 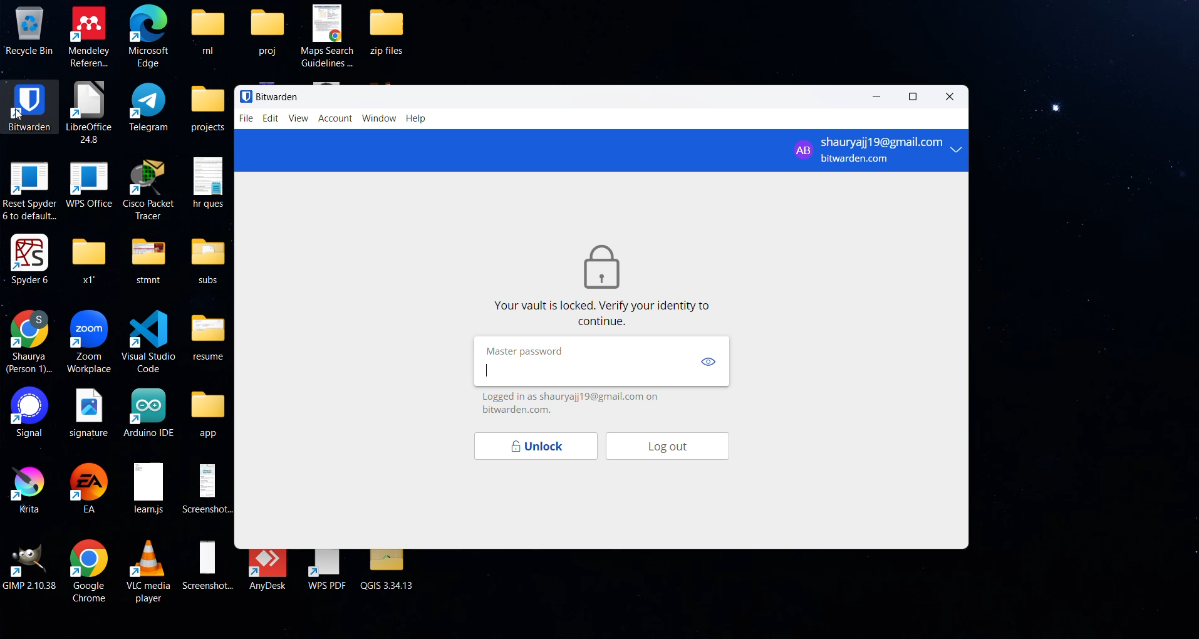 What do you see at coordinates (90, 488) in the screenshot?
I see `EA` at bounding box center [90, 488].